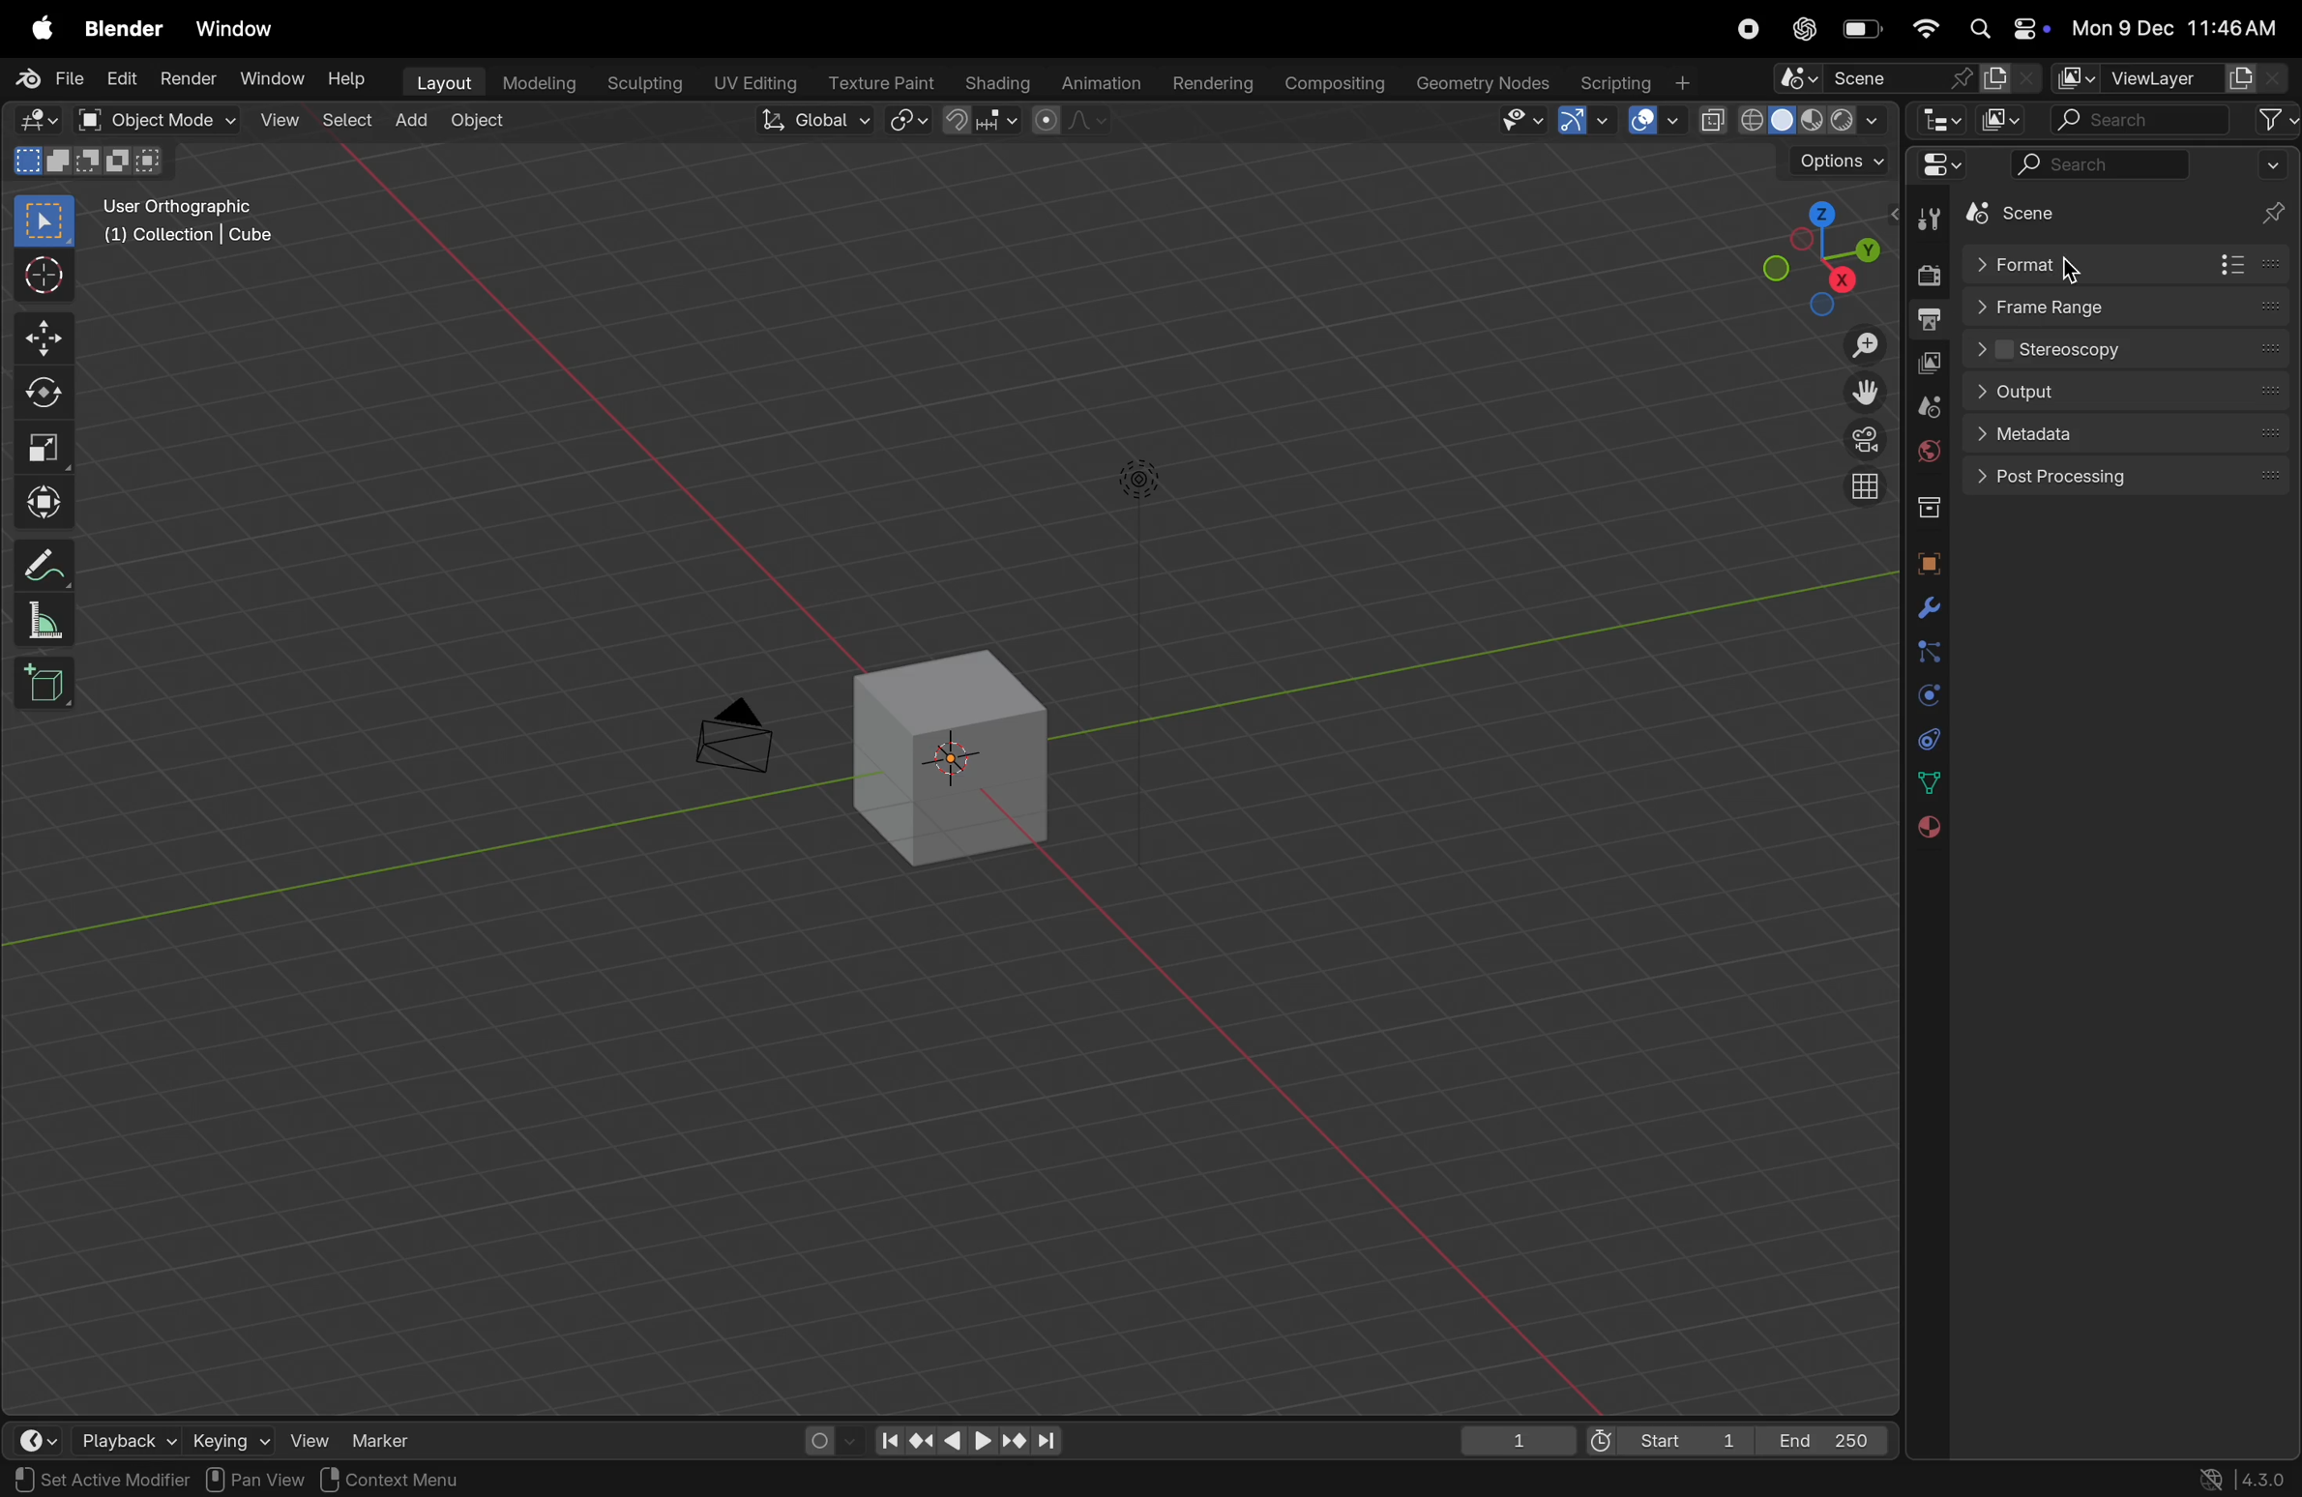 The width and height of the screenshot is (2302, 1497). Describe the element at coordinates (38, 337) in the screenshot. I see `move` at that location.